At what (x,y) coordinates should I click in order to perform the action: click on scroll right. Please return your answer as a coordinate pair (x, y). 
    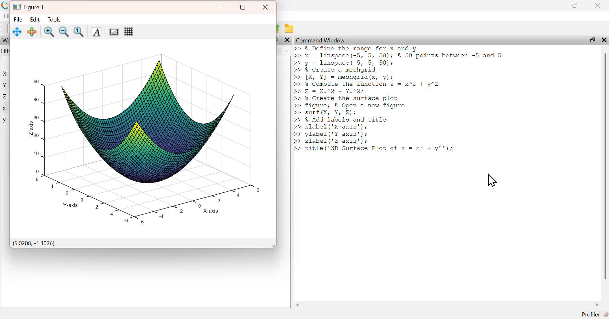
    Looking at the image, I should click on (598, 305).